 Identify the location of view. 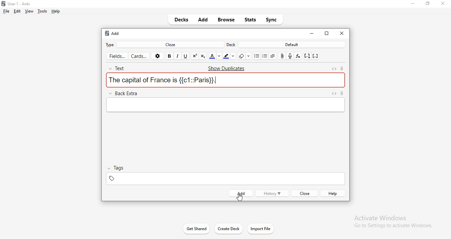
(29, 11).